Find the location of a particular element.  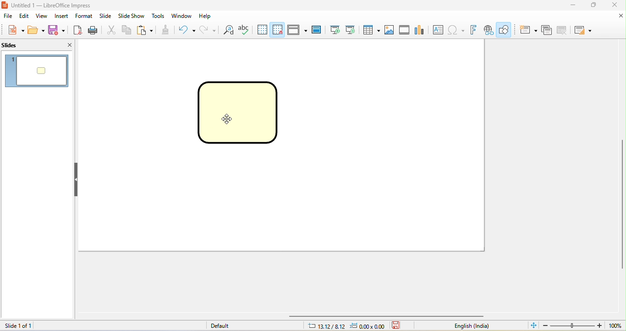

horizontal scroll bar is located at coordinates (389, 316).